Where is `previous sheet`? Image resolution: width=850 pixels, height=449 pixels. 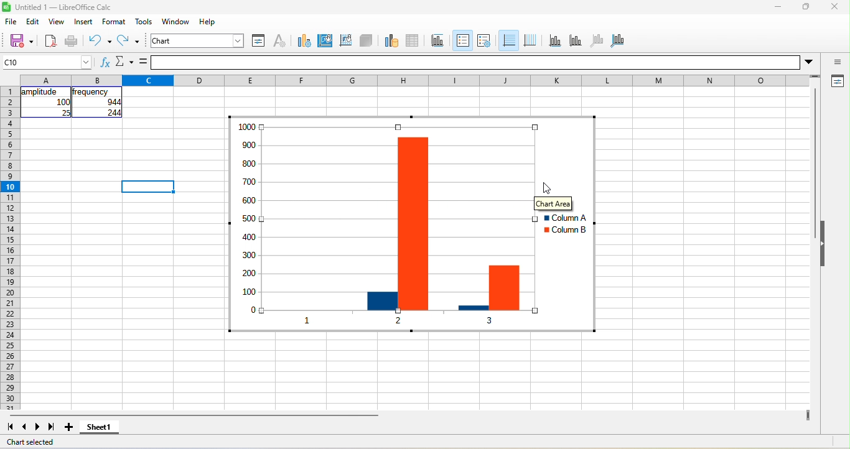
previous sheet is located at coordinates (22, 427).